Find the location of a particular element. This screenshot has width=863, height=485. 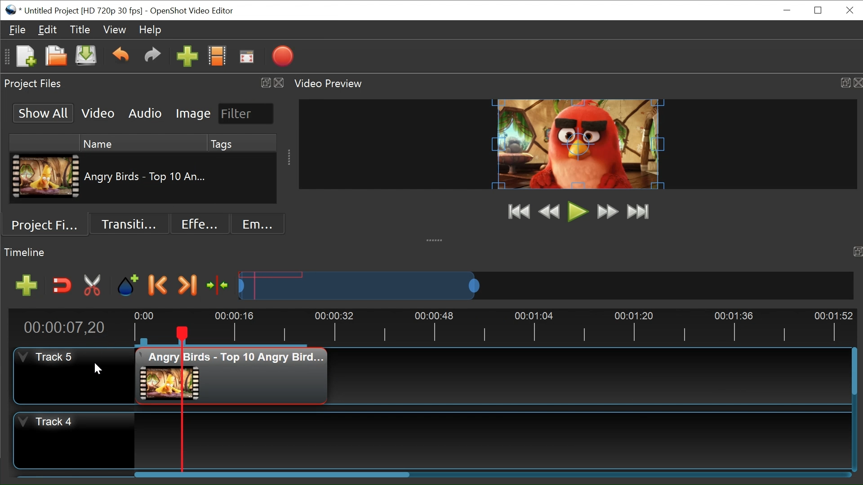

Vertical Scroll bar is located at coordinates (854, 370).